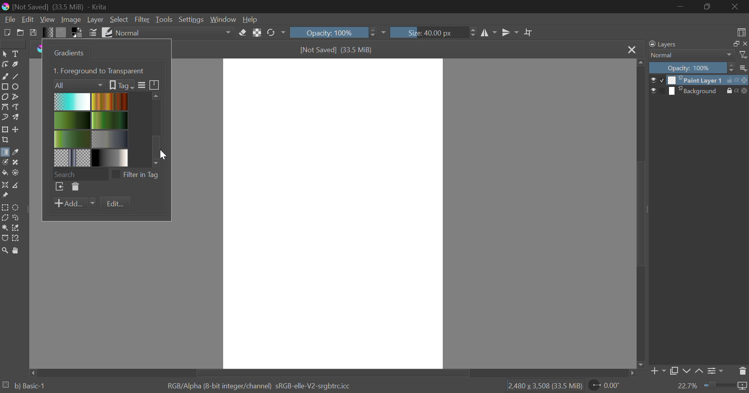 This screenshot has height=393, width=749. I want to click on Settings, so click(190, 19).